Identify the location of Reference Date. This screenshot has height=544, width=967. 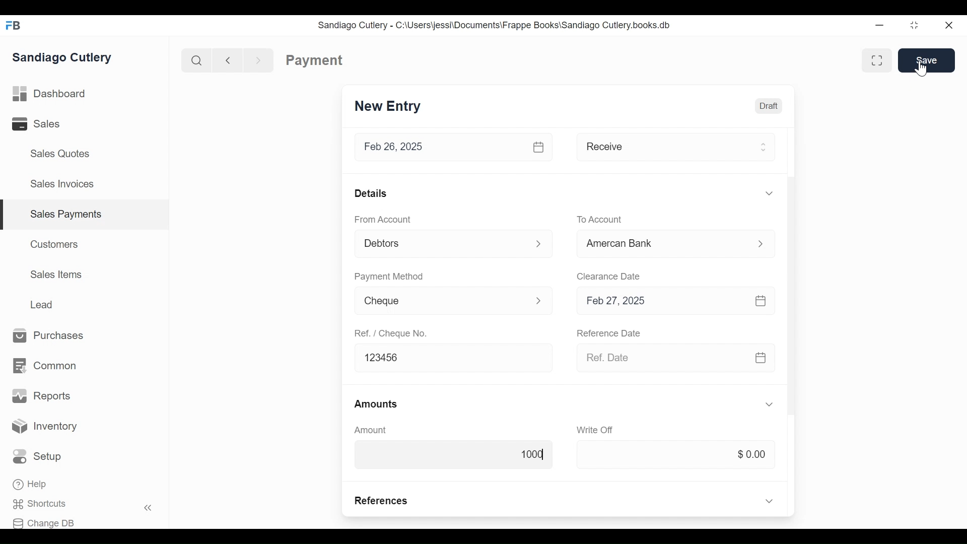
(610, 334).